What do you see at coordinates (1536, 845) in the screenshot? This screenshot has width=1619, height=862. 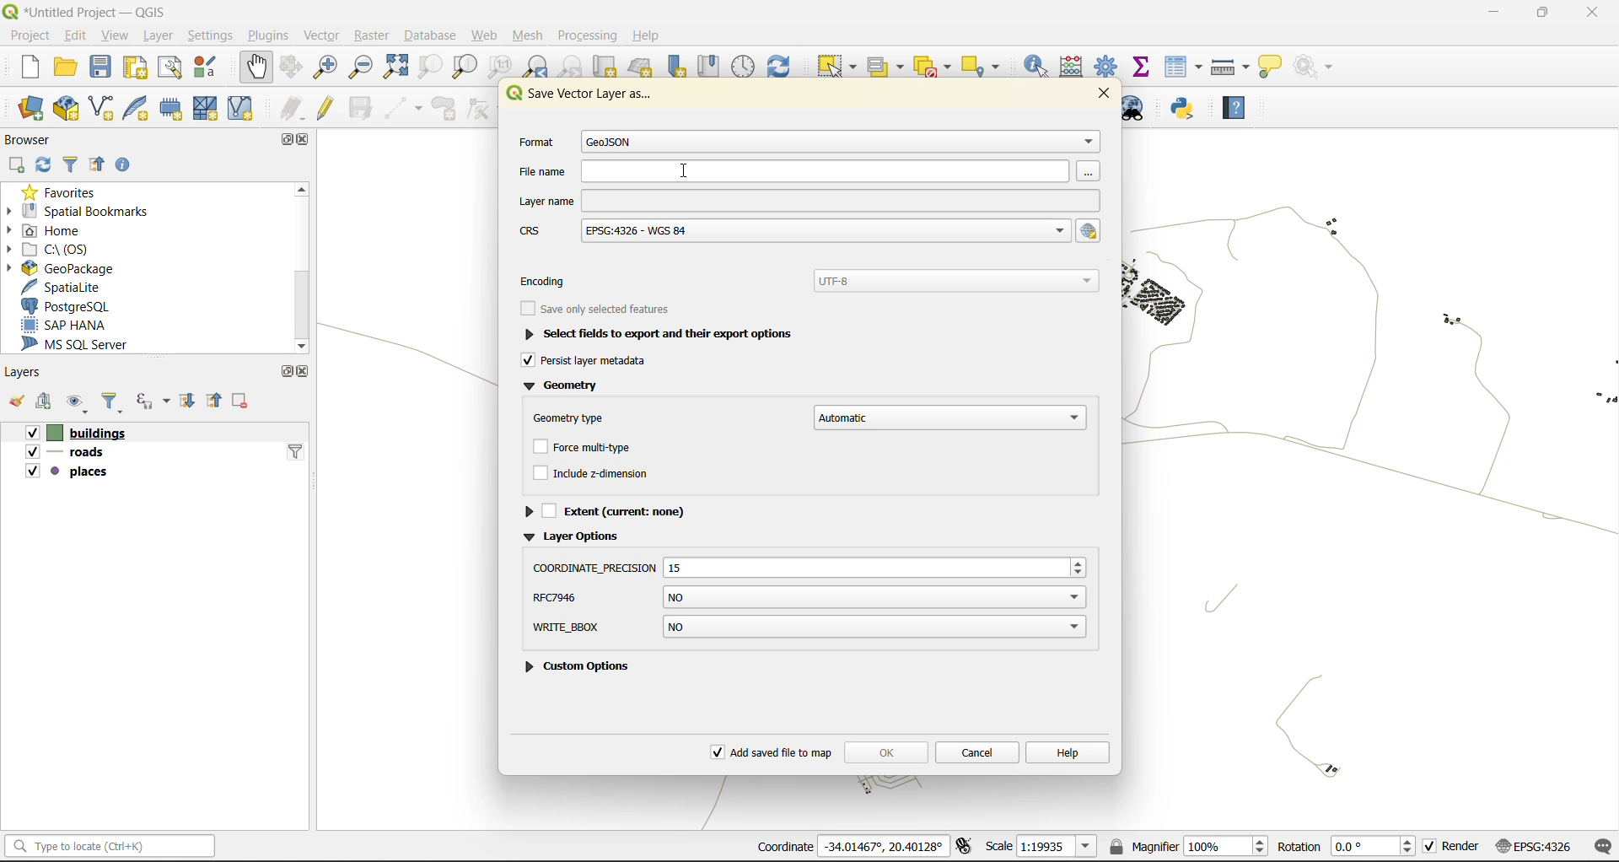 I see `crs` at bounding box center [1536, 845].